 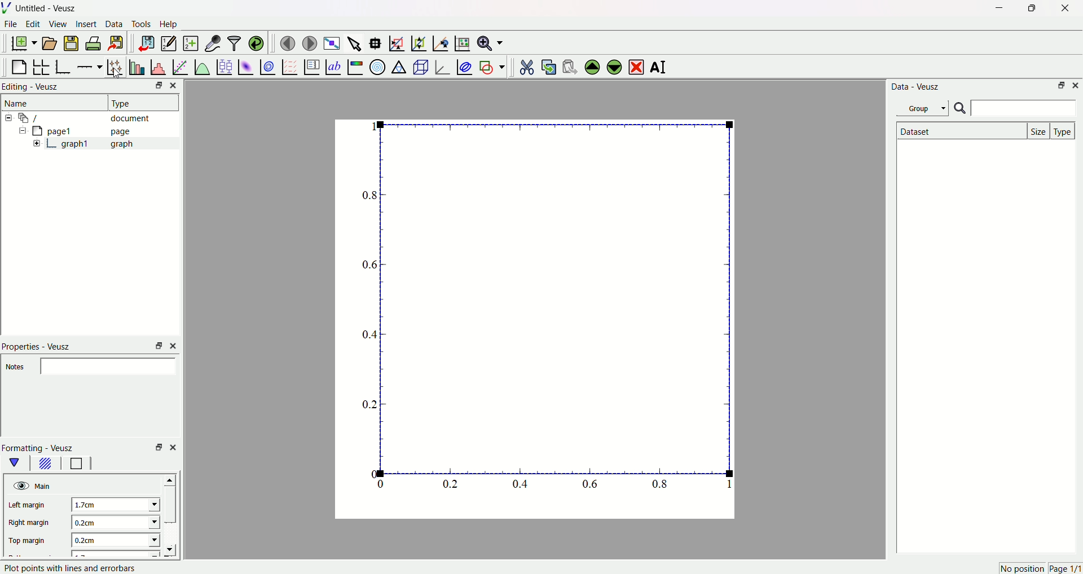 What do you see at coordinates (267, 67) in the screenshot?
I see `plot 2d datasets as contours` at bounding box center [267, 67].